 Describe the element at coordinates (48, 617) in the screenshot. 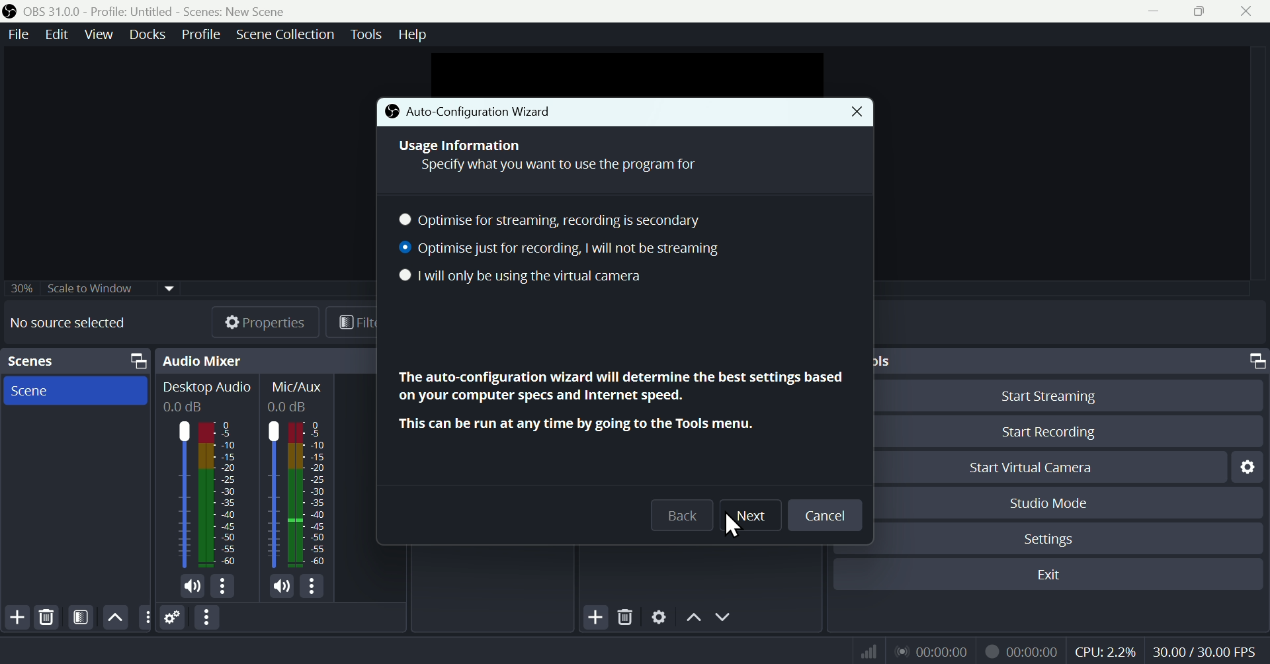

I see `Delete` at that location.